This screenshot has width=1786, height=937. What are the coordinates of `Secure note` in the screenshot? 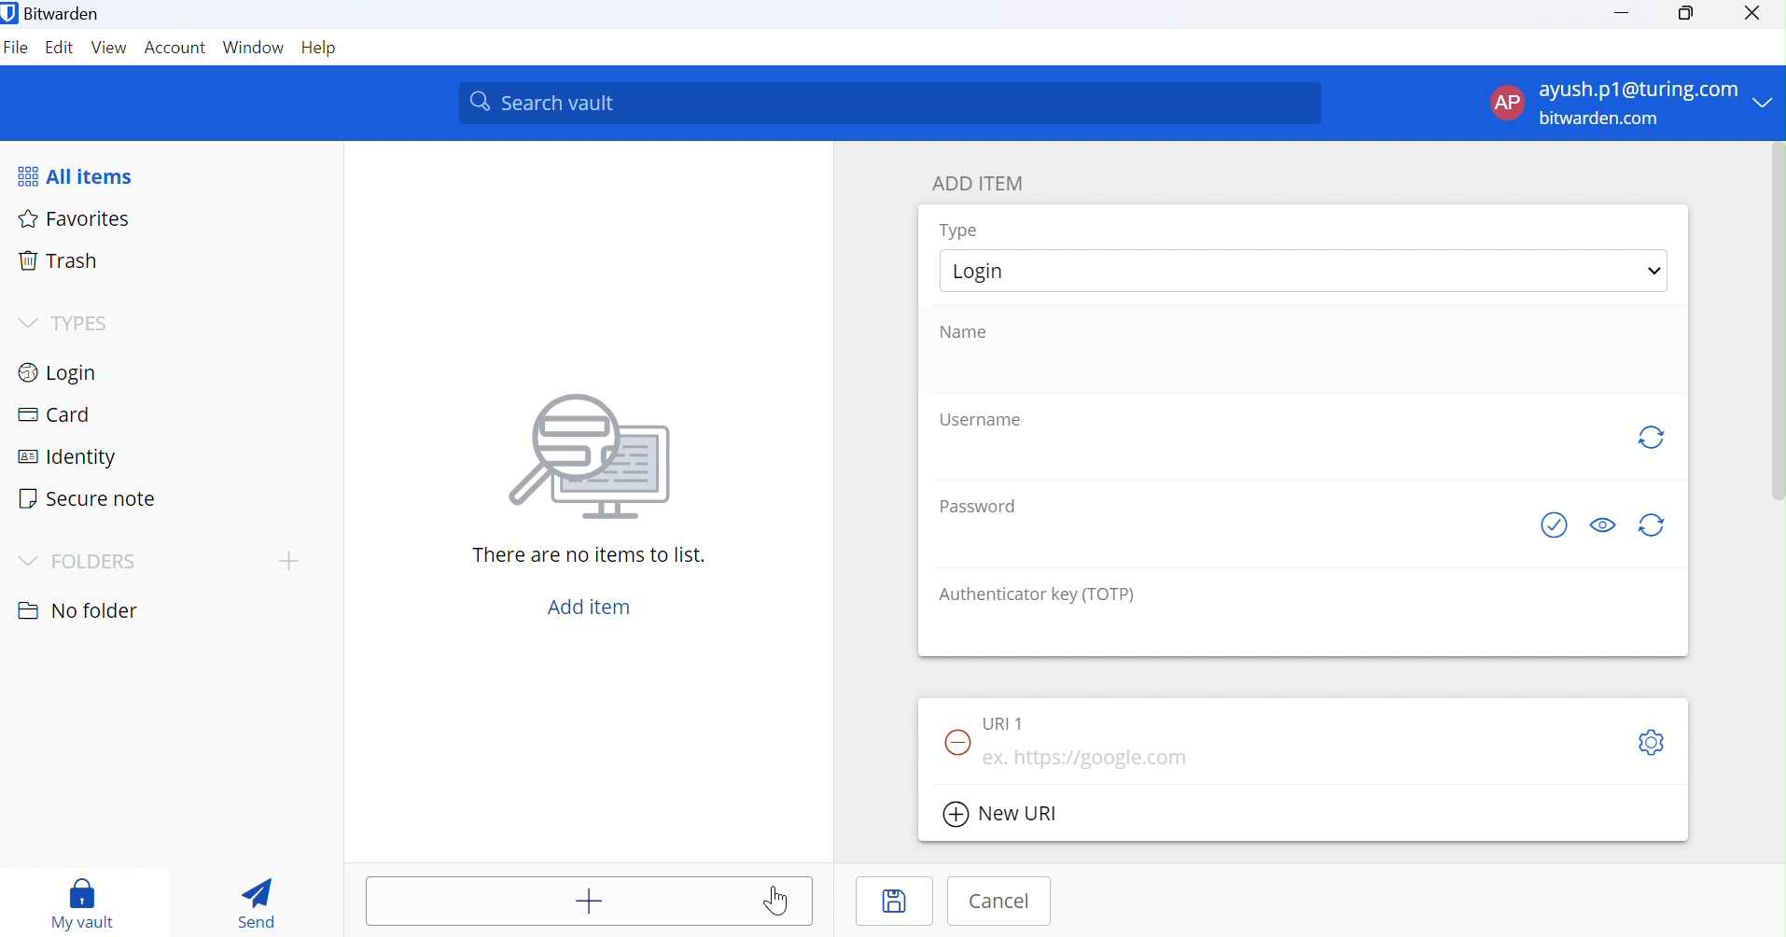 It's located at (91, 497).